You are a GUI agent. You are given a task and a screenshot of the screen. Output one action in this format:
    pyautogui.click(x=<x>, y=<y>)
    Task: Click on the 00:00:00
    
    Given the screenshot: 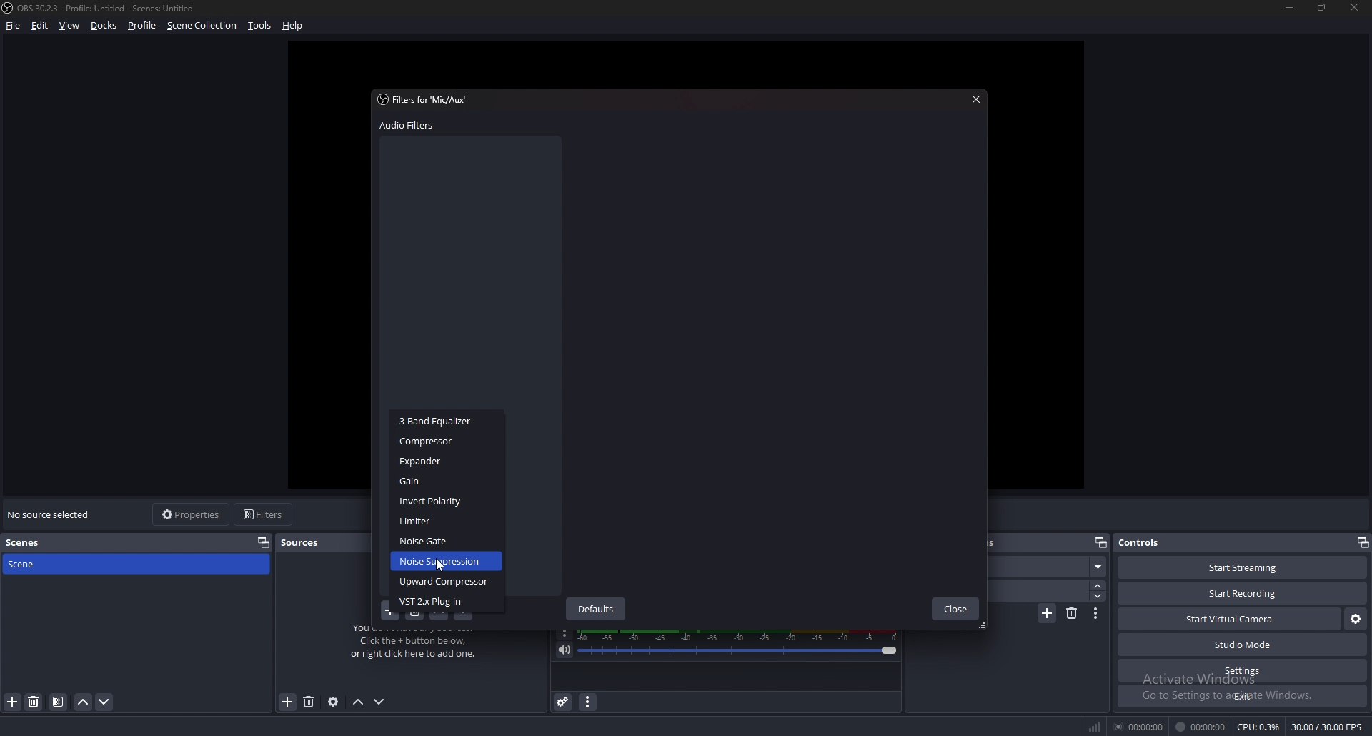 What is the action you would take?
    pyautogui.click(x=1138, y=725)
    